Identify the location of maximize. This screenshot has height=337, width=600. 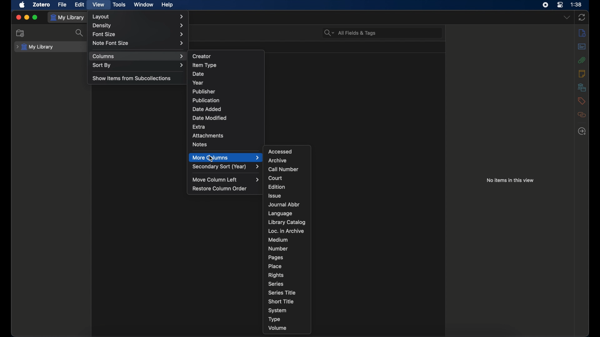
(35, 17).